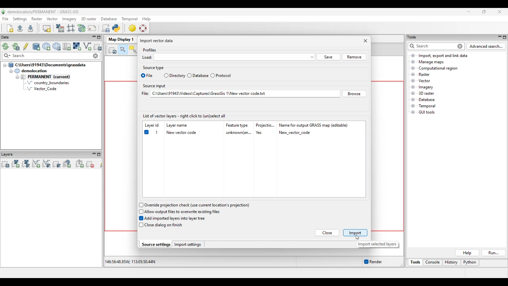  Describe the element at coordinates (438, 68) in the screenshot. I see `Double click to see files under Computational region` at that location.